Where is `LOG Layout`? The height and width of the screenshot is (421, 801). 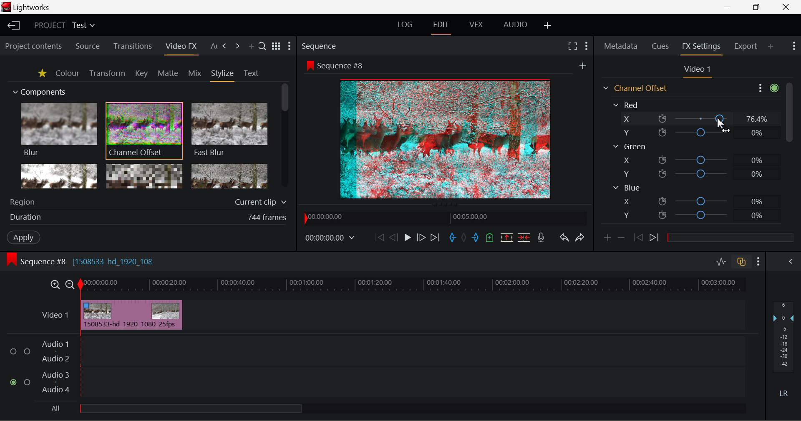 LOG Layout is located at coordinates (406, 27).